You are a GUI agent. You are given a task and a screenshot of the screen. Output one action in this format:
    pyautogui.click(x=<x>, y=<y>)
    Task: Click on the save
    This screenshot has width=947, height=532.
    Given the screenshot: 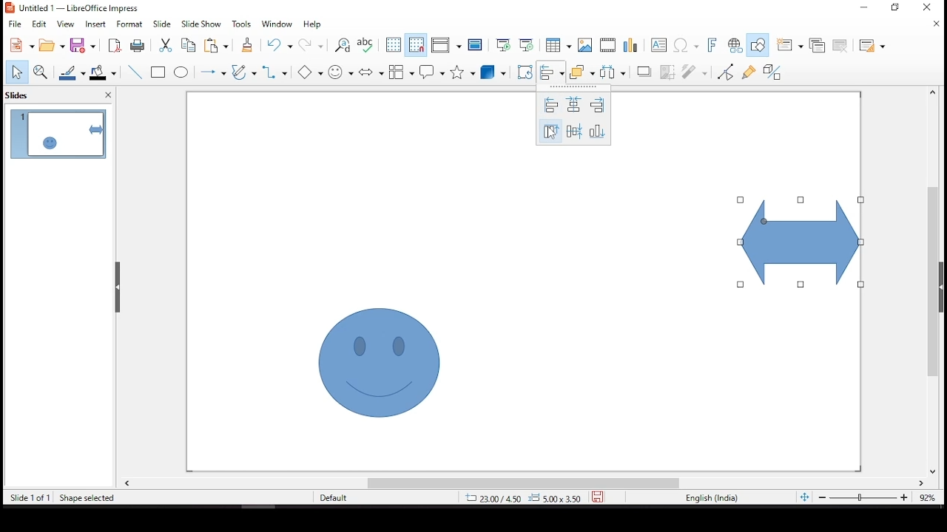 What is the action you would take?
    pyautogui.click(x=598, y=495)
    